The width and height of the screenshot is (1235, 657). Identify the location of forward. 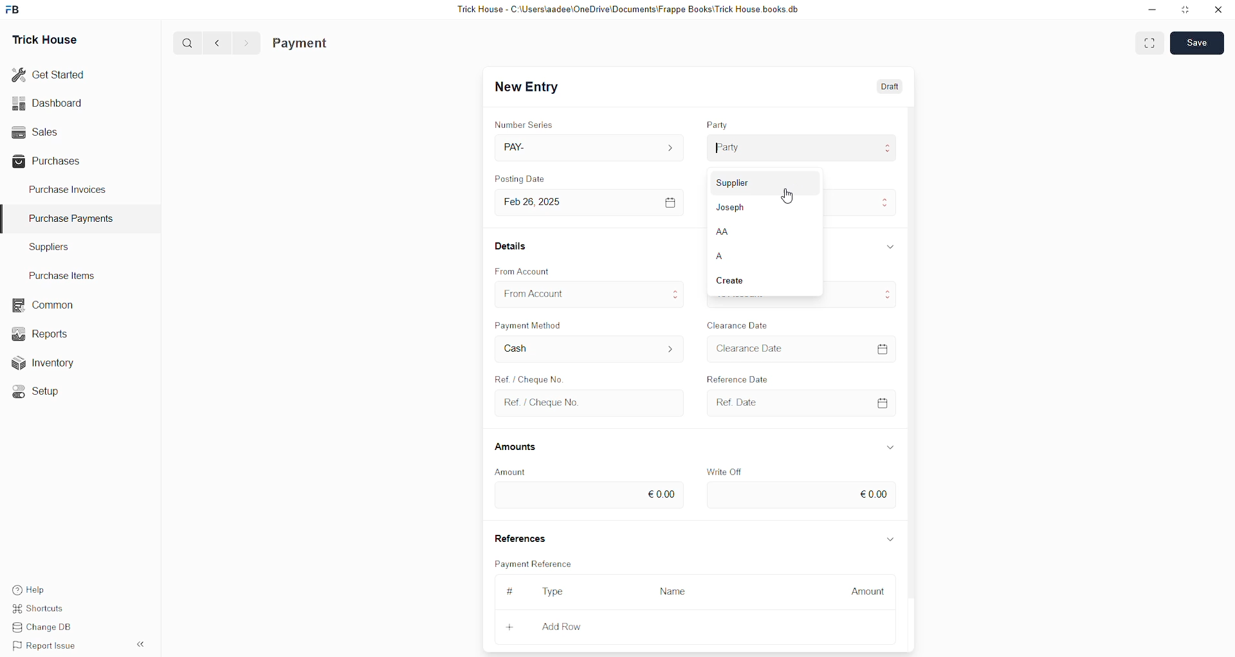
(246, 43).